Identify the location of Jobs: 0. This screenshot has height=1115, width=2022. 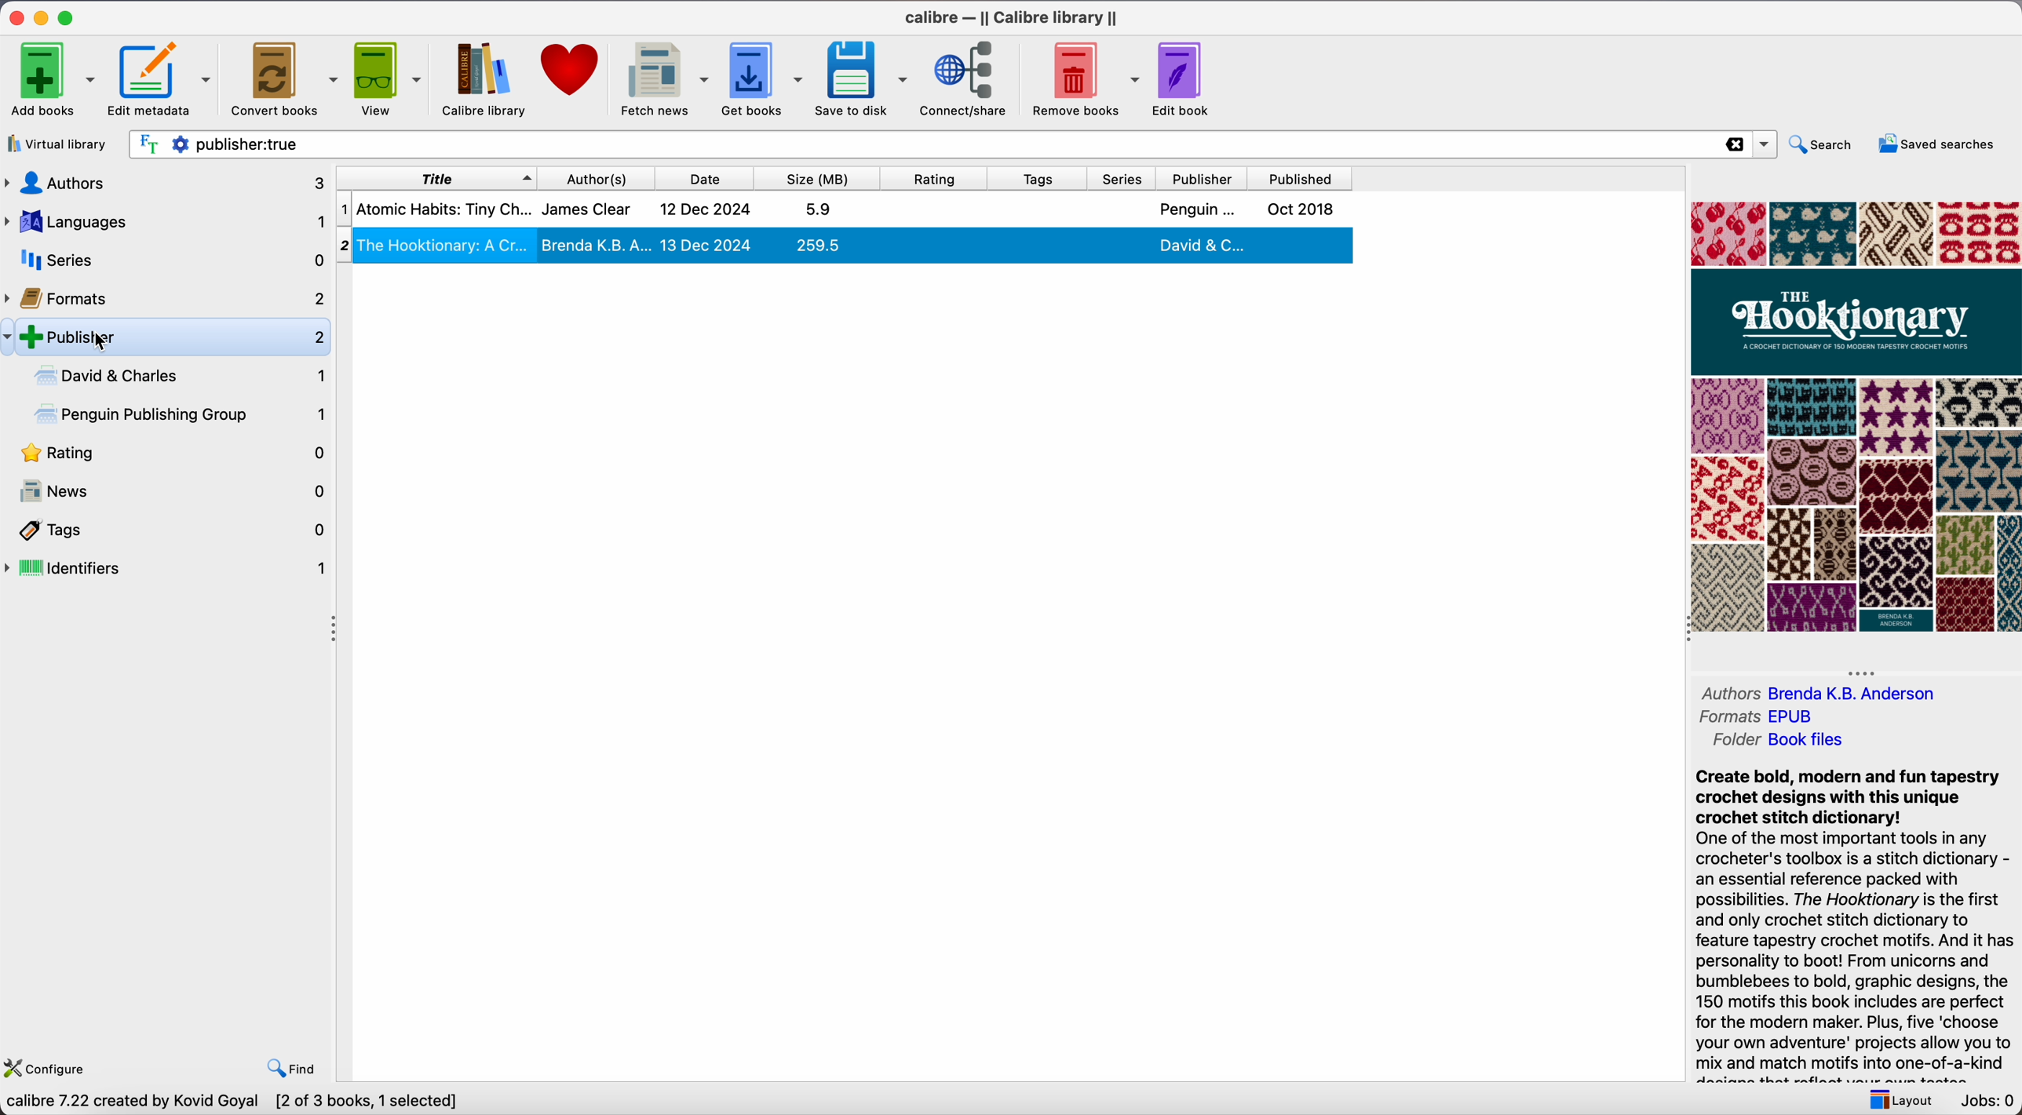
(1985, 1101).